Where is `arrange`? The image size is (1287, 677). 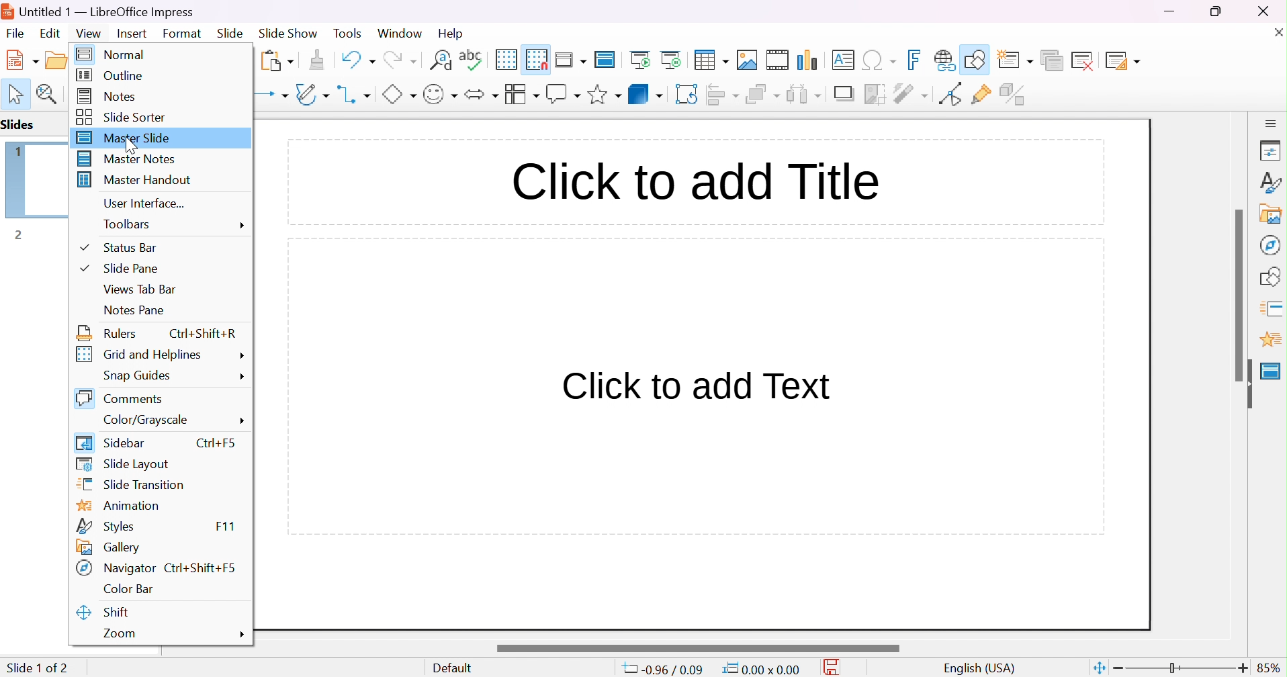 arrange is located at coordinates (762, 94).